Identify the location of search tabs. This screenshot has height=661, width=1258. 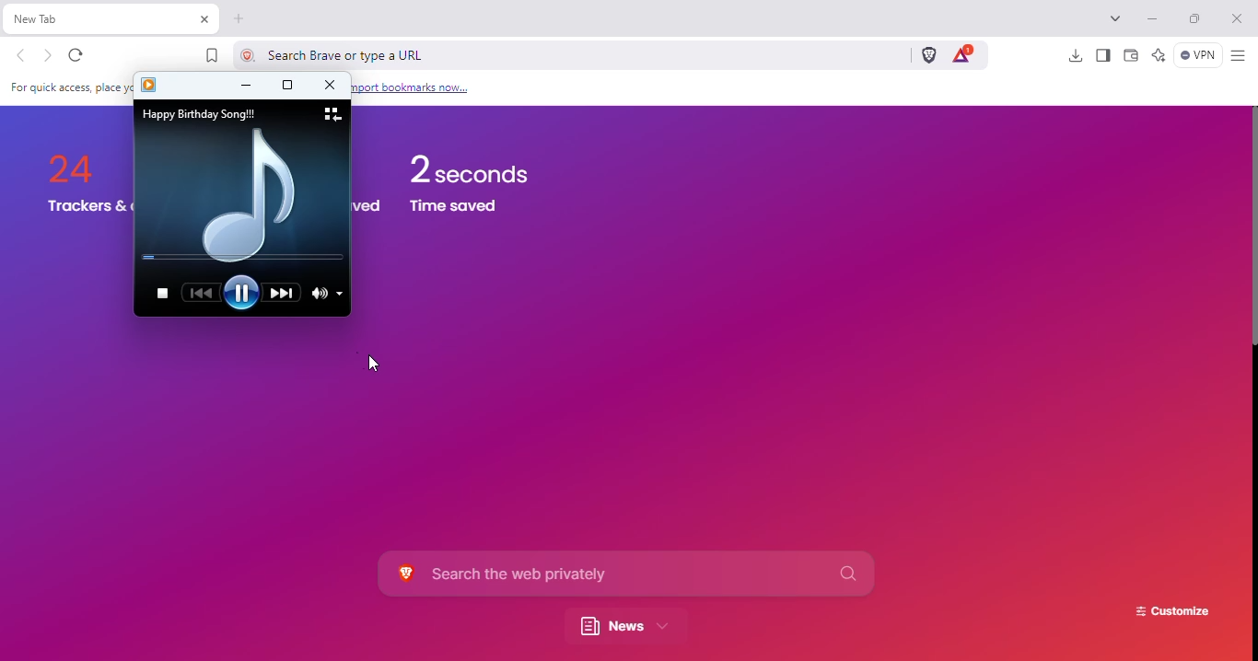
(1115, 17).